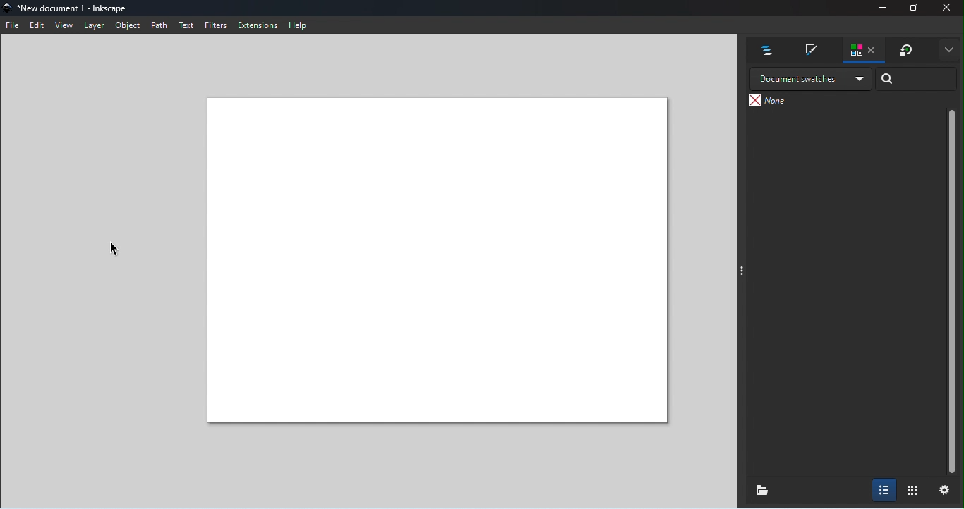 This screenshot has height=509, width=964. Describe the element at coordinates (112, 246) in the screenshot. I see `Cursor` at that location.